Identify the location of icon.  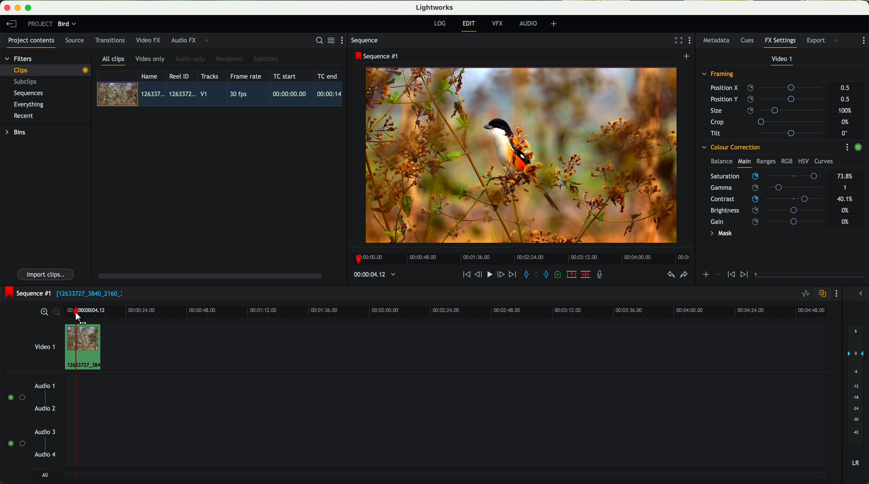
(705, 275).